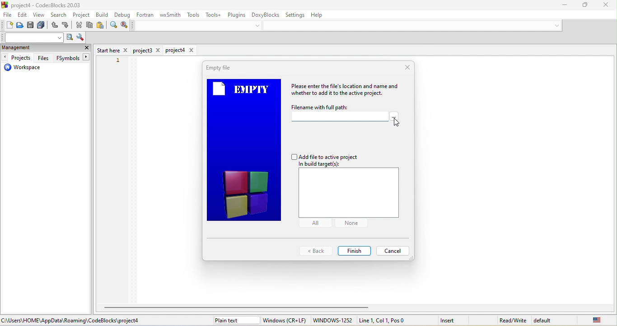  I want to click on start here, so click(112, 50).